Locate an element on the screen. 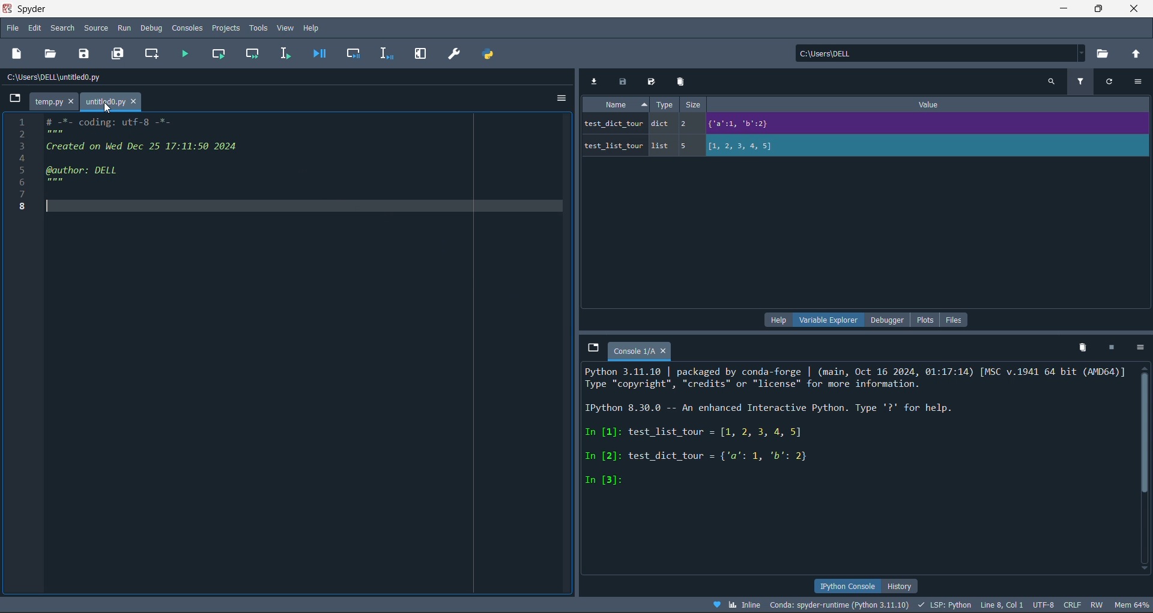  delete ALL is located at coordinates (1086, 348).